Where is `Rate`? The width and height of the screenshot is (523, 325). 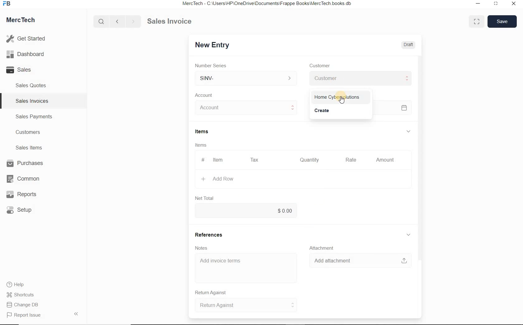
Rate is located at coordinates (350, 160).